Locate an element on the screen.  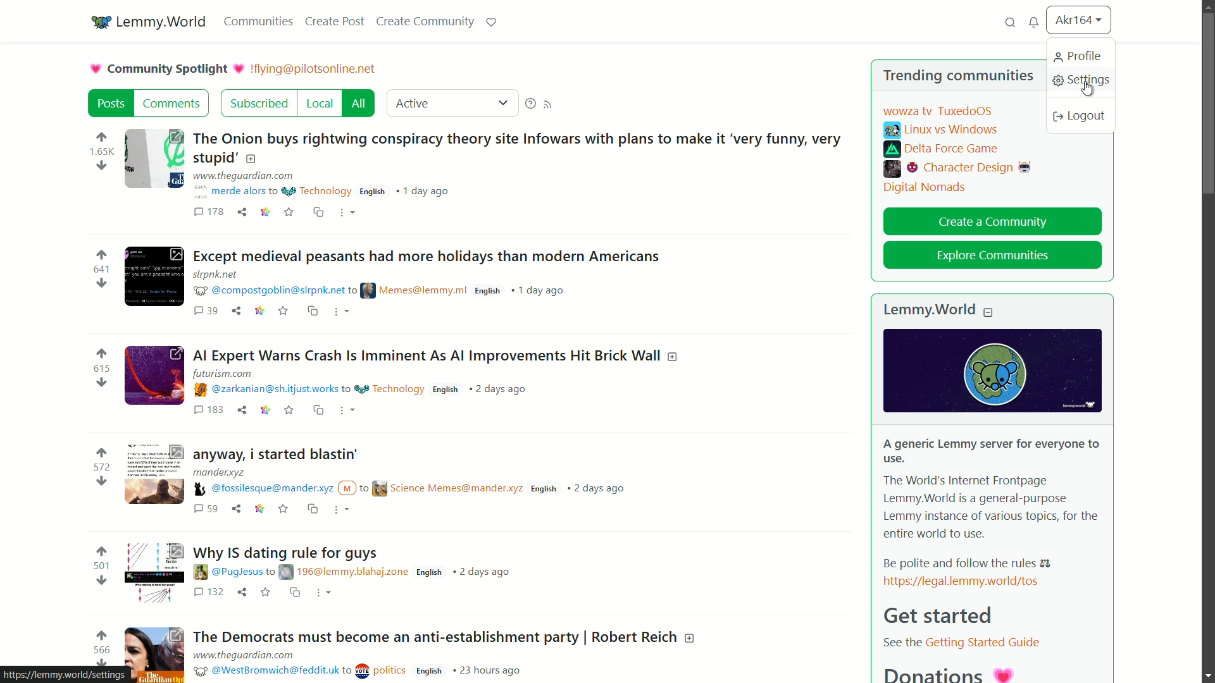
trending communities is located at coordinates (959, 76).